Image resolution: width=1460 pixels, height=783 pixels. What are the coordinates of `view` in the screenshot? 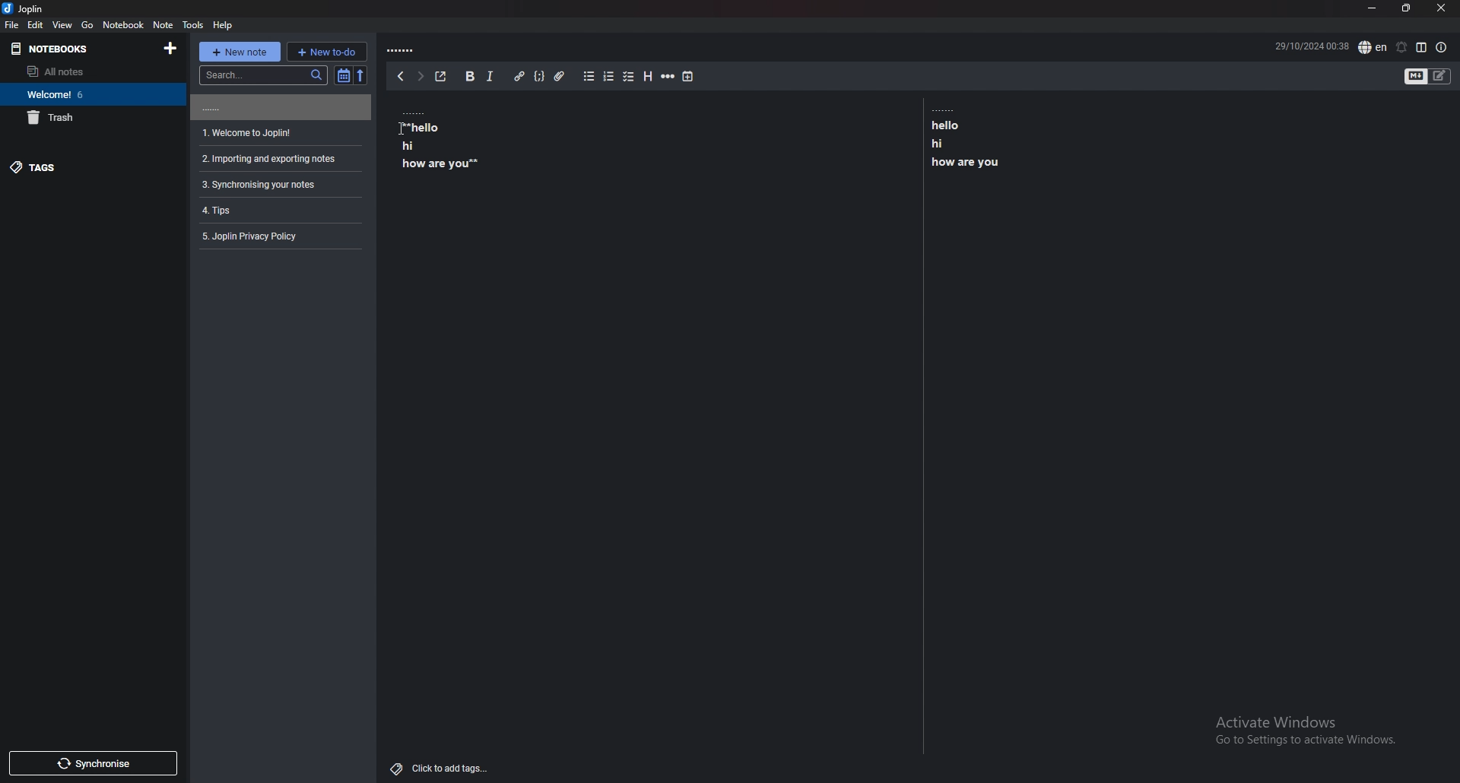 It's located at (64, 25).